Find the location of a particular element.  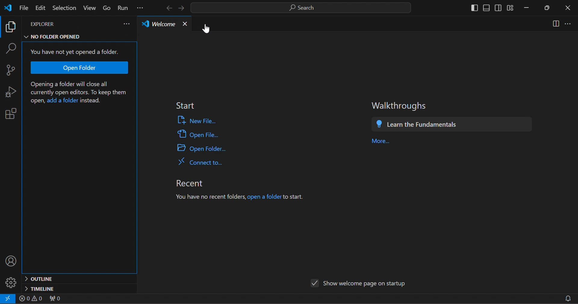

close window is located at coordinates (568, 7).